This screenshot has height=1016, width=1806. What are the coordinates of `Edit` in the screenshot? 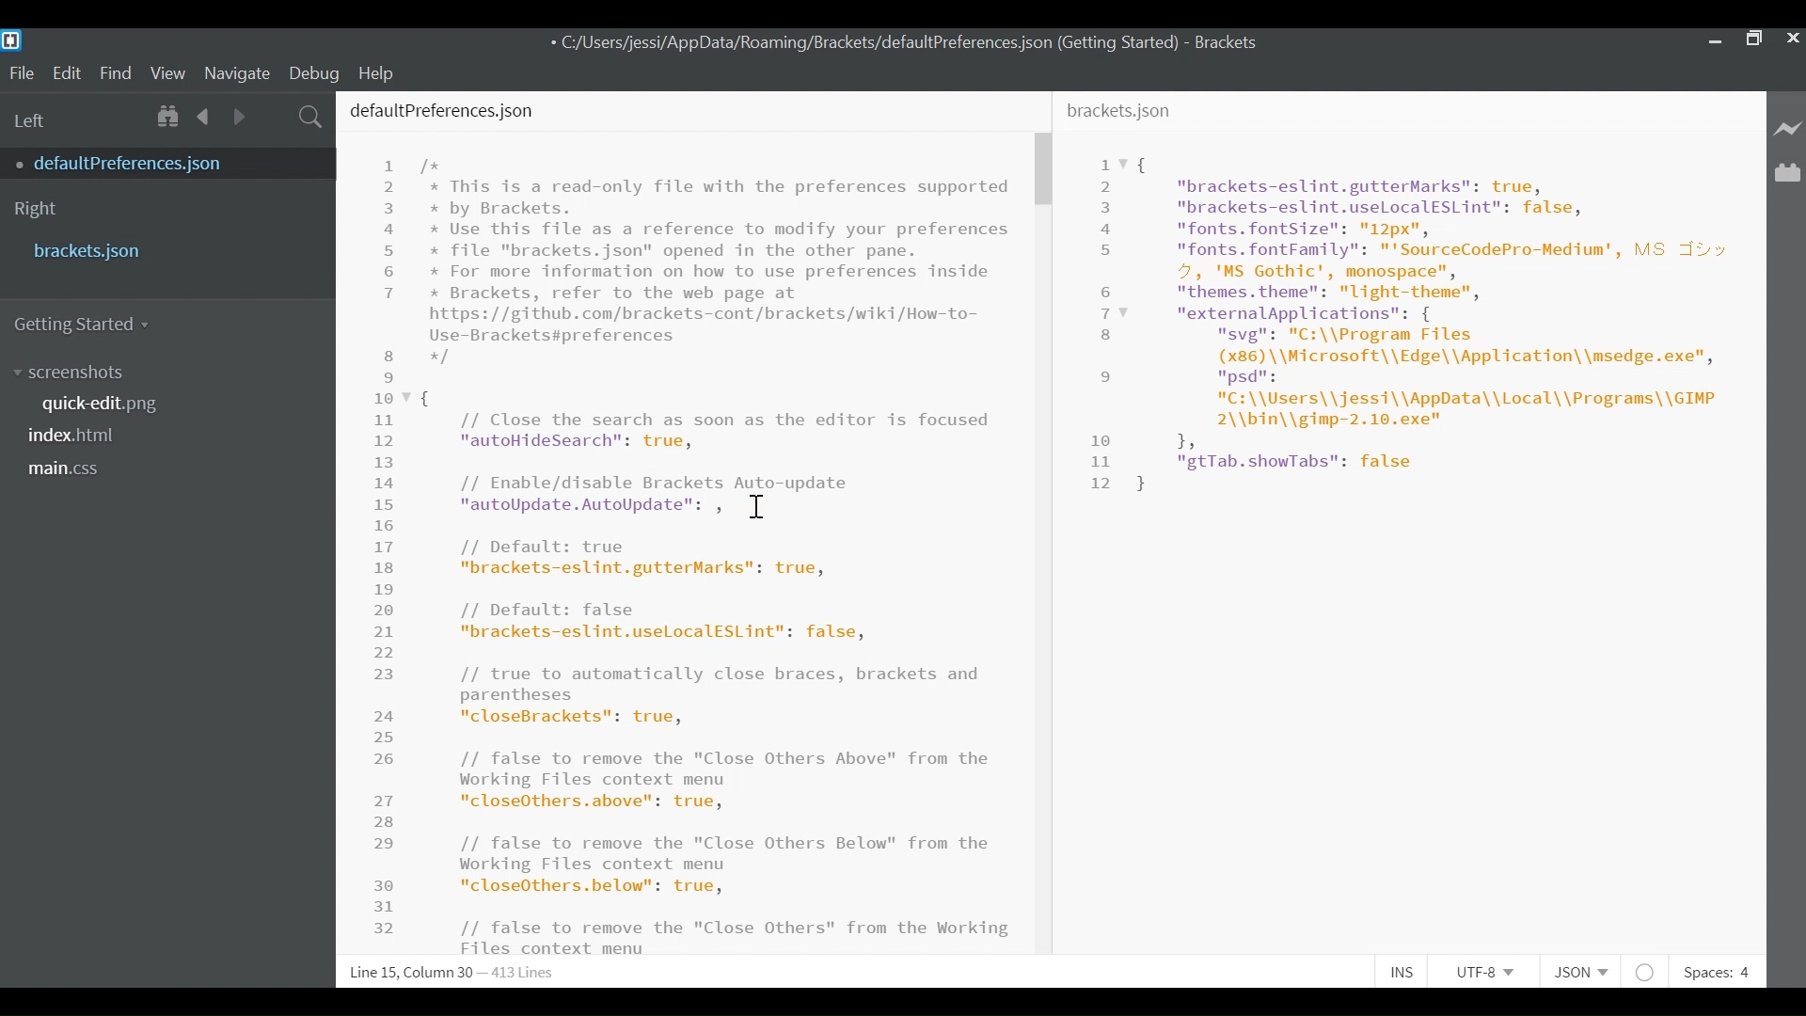 It's located at (67, 72).